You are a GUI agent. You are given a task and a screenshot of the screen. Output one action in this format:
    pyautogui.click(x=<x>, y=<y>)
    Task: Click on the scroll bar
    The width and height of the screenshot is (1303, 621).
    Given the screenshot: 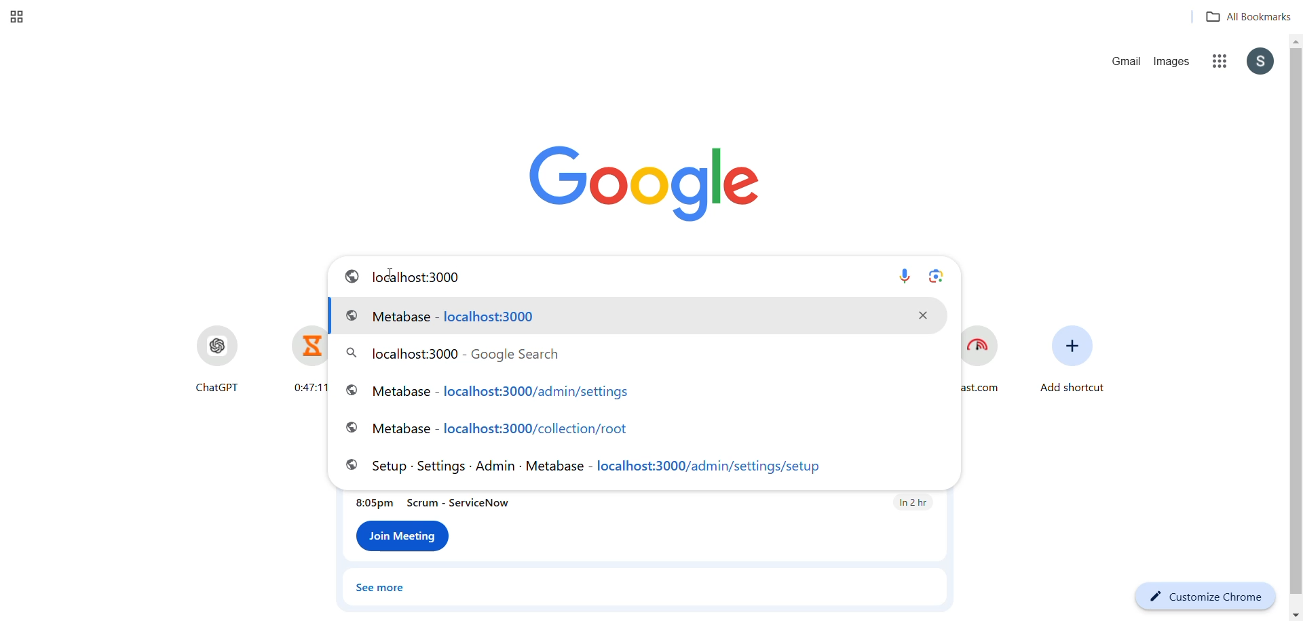 What is the action you would take?
    pyautogui.click(x=1294, y=328)
    